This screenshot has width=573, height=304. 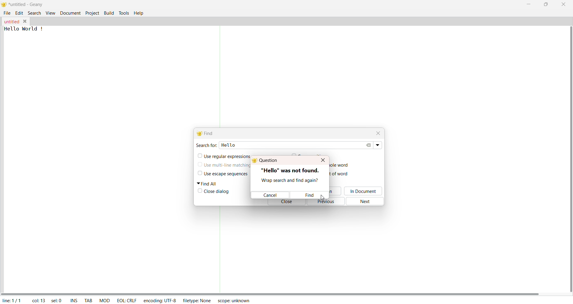 I want to click on INS, so click(x=73, y=300).